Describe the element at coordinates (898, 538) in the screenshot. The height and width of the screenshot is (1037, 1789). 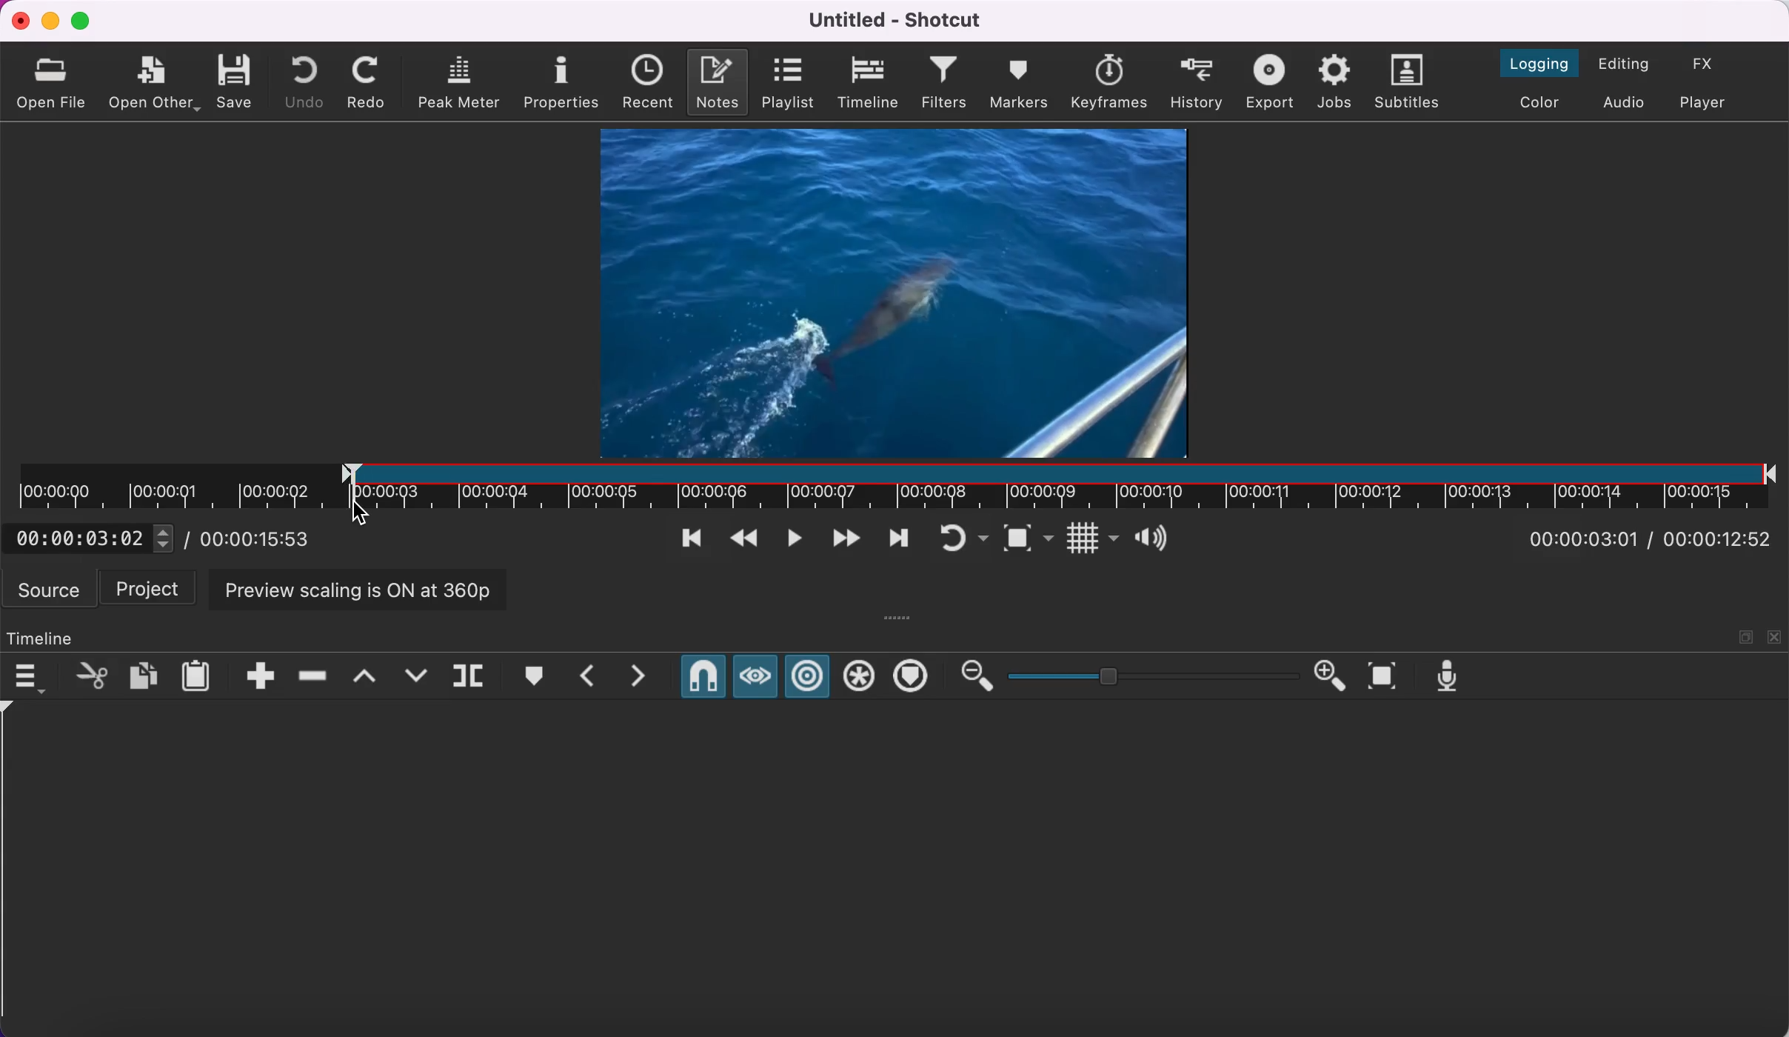
I see `skip to next point` at that location.